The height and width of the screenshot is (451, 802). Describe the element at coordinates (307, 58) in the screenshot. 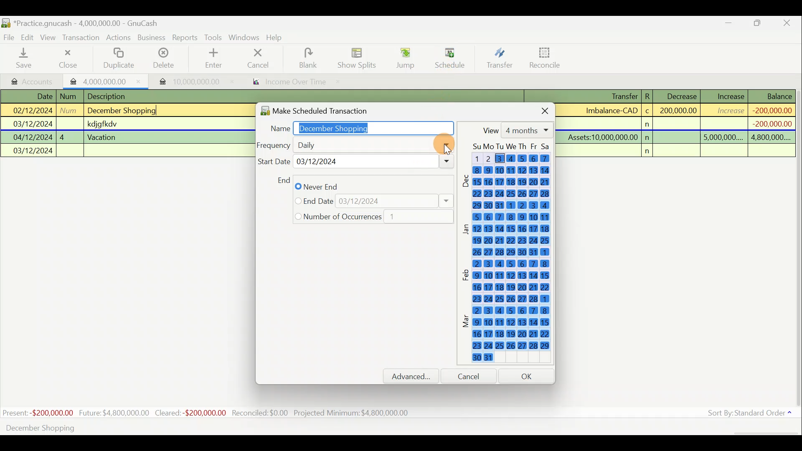

I see `Blank` at that location.